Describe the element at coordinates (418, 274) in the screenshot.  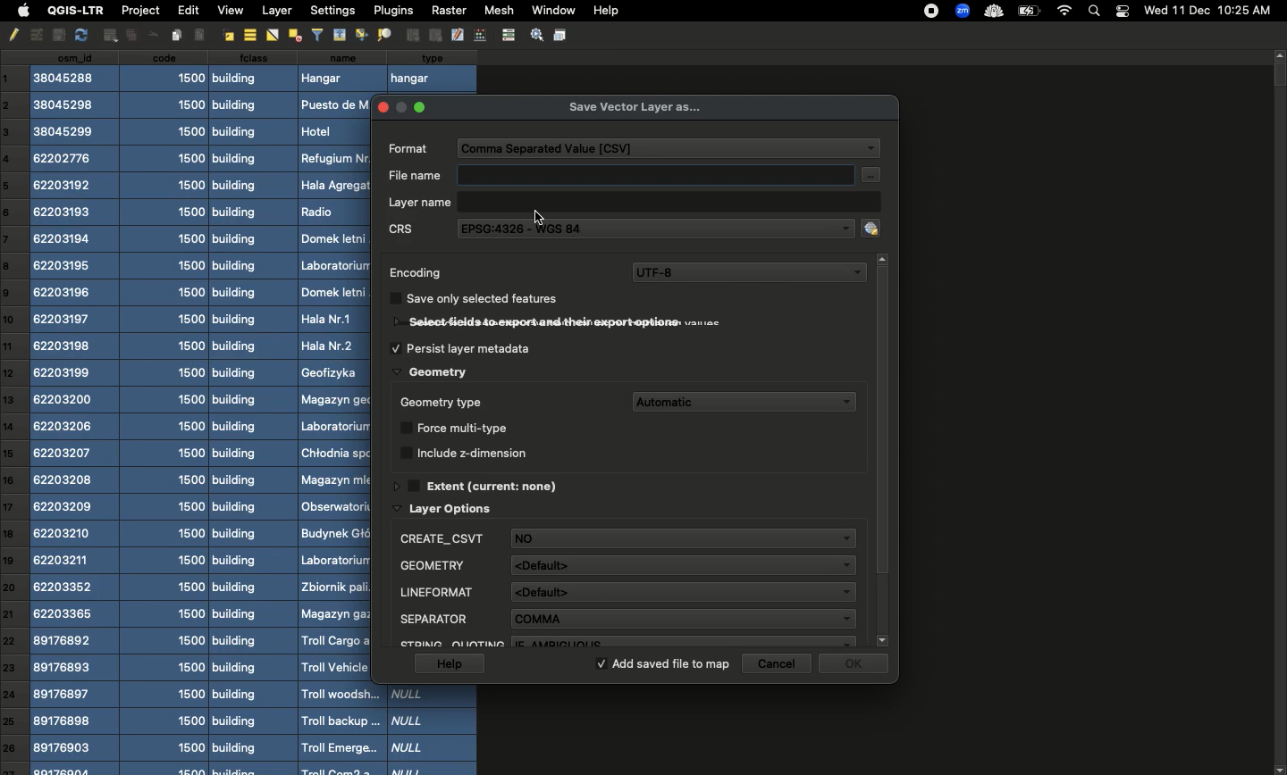
I see `Encoding` at that location.